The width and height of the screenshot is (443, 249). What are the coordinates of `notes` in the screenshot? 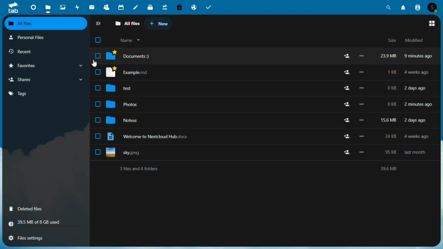 It's located at (137, 7).